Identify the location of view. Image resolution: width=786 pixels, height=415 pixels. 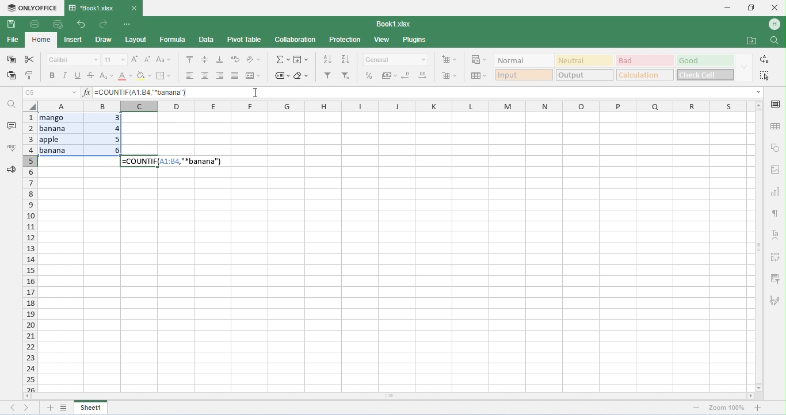
(381, 40).